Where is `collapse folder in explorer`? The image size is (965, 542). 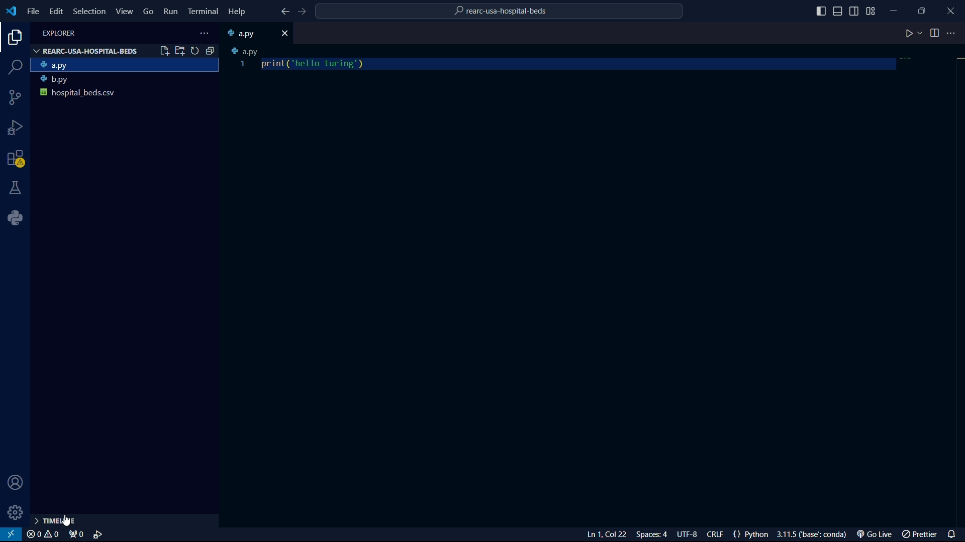 collapse folder in explorer is located at coordinates (210, 51).